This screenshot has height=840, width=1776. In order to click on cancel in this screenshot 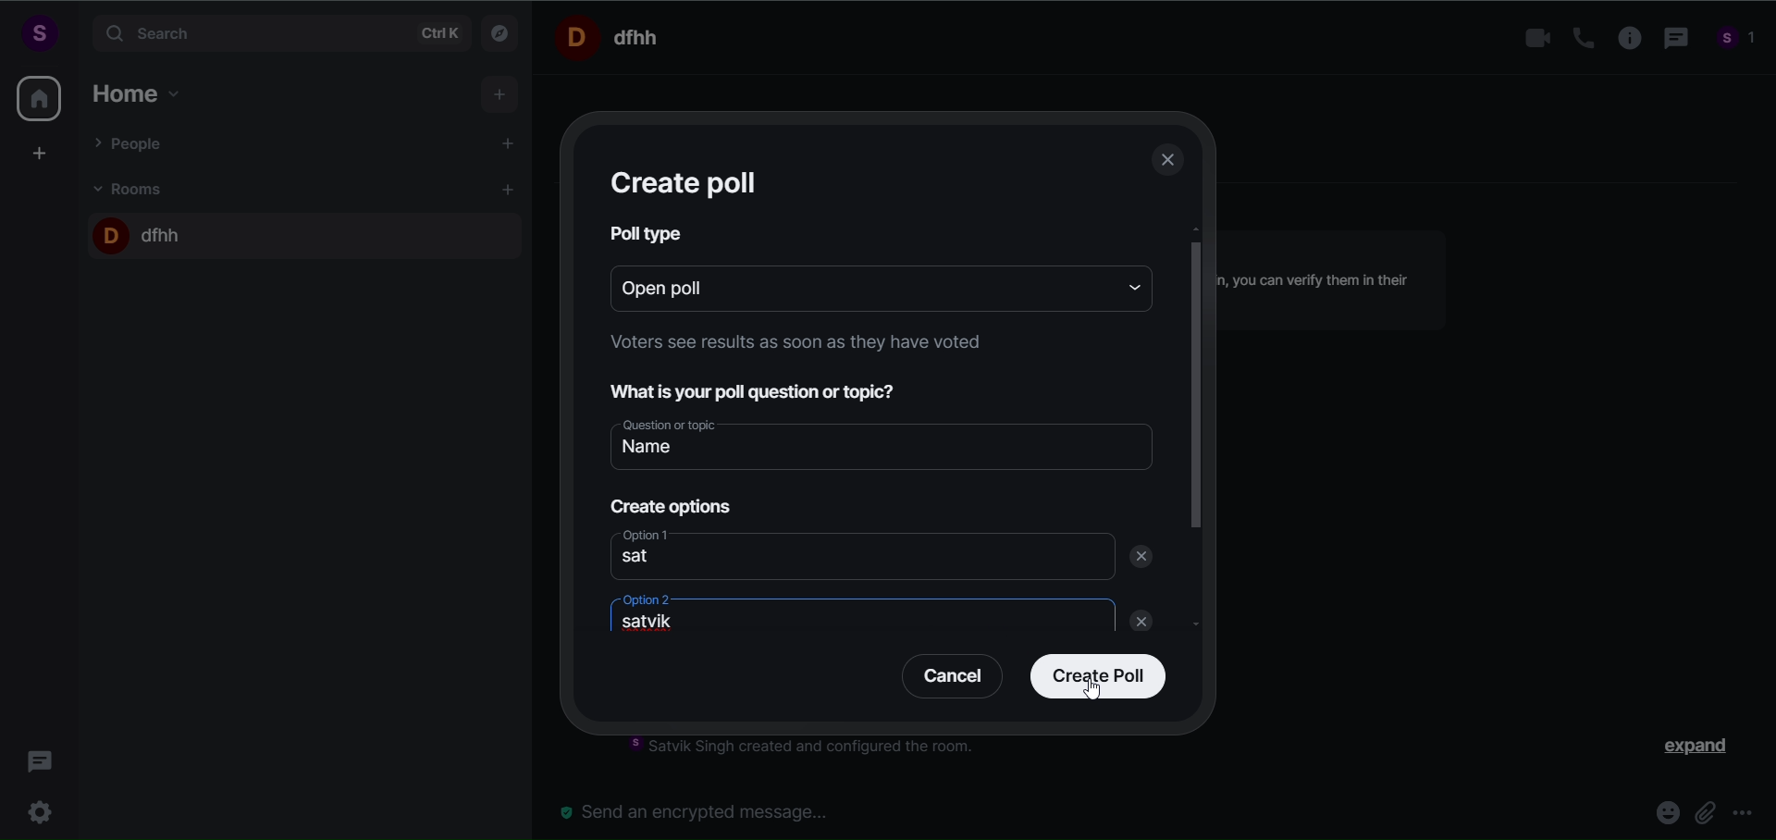, I will do `click(945, 680)`.